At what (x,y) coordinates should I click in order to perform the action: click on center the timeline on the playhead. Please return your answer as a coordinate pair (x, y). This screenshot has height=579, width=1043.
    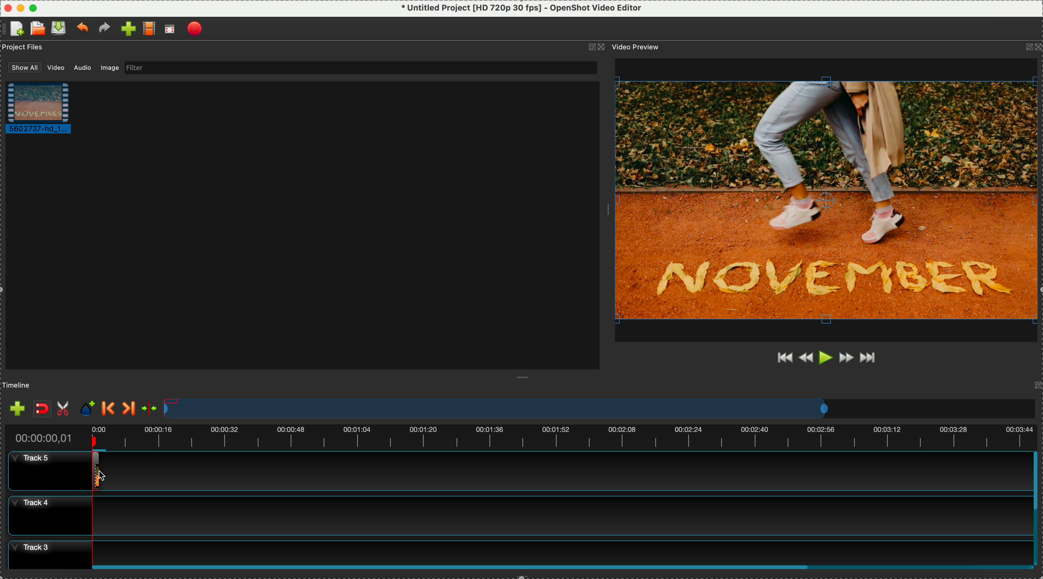
    Looking at the image, I should click on (151, 408).